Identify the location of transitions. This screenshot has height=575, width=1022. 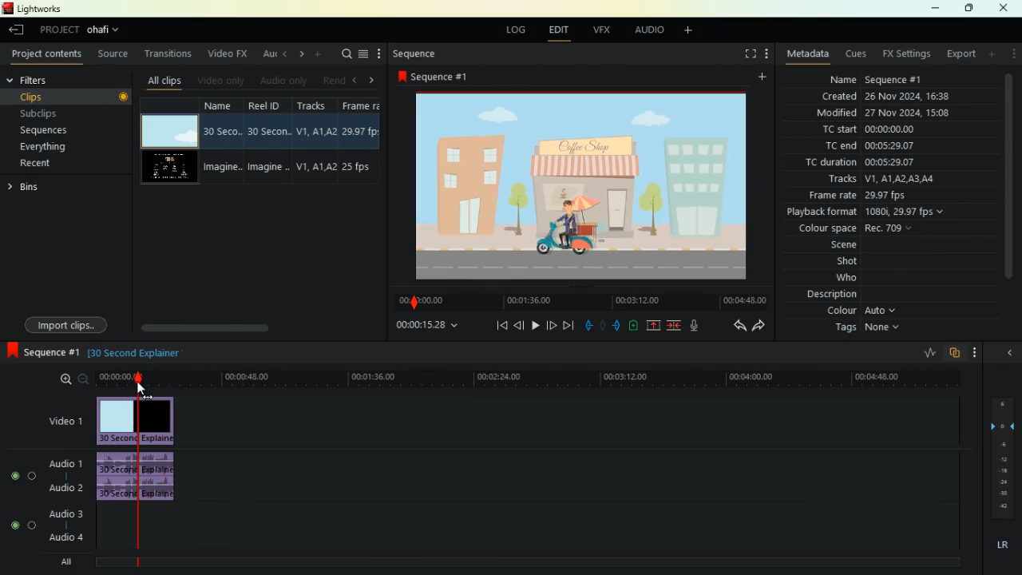
(170, 54).